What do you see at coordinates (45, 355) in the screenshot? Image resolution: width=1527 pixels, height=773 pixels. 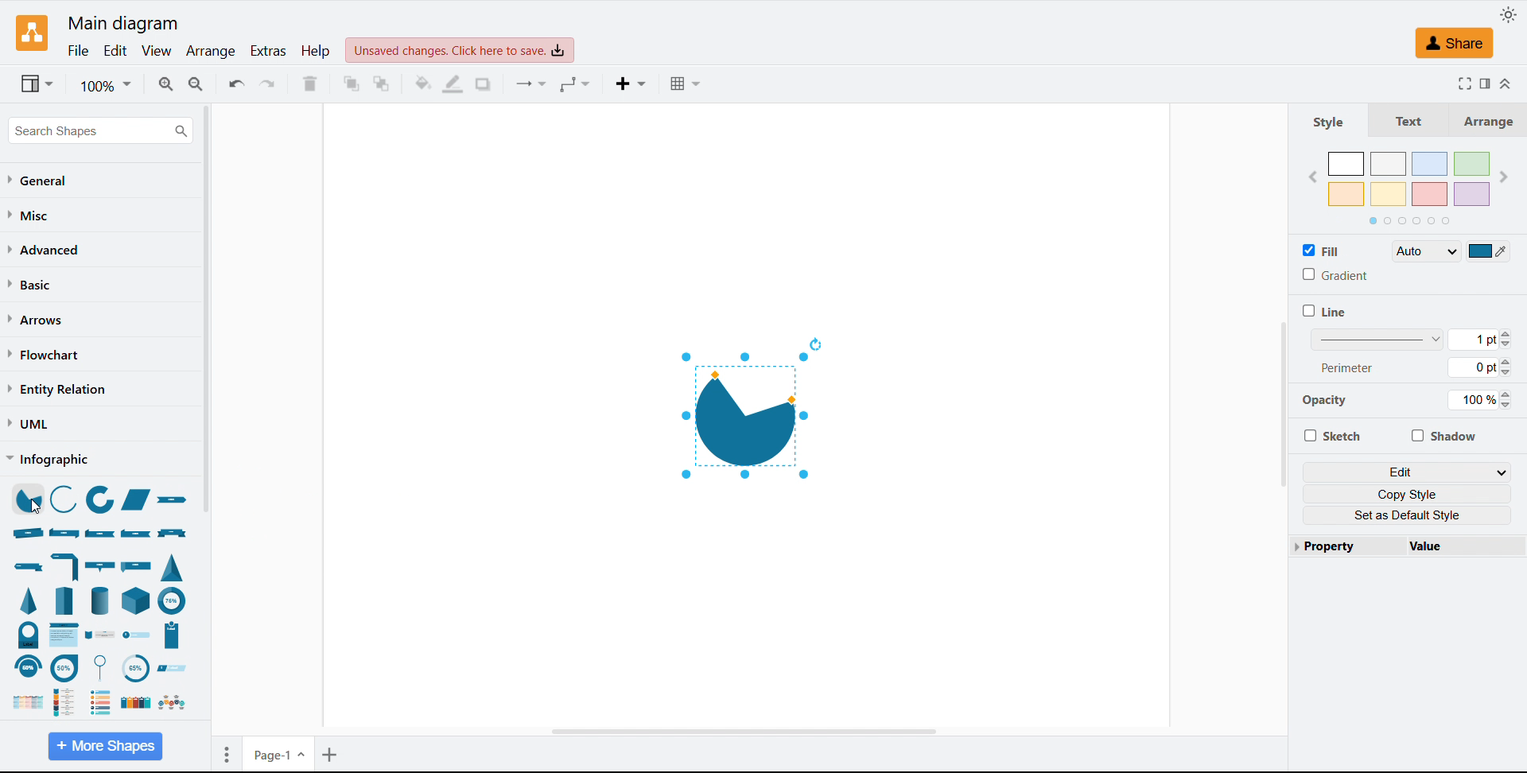 I see `Flow chart` at bounding box center [45, 355].